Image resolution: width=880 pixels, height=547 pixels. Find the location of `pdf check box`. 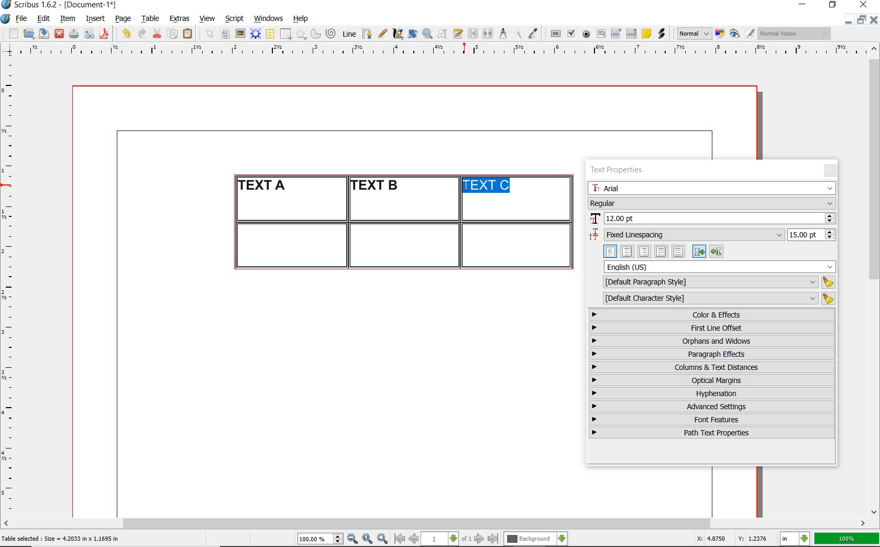

pdf check box is located at coordinates (570, 34).